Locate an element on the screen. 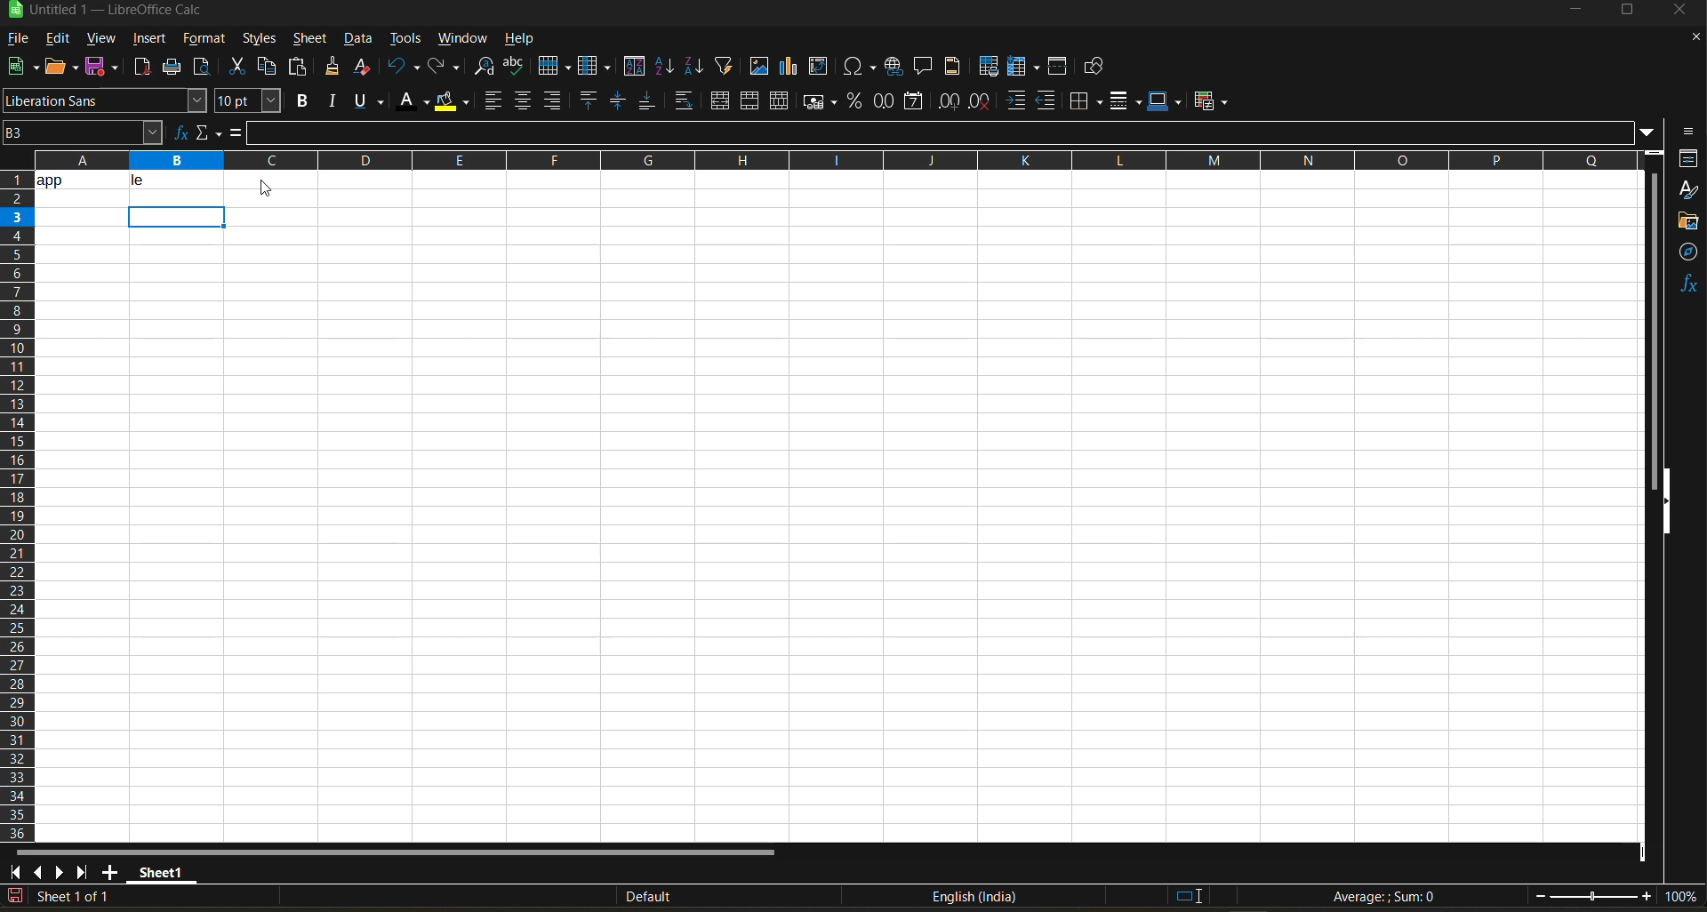 This screenshot has height=912, width=1707. formula is located at coordinates (1390, 899).